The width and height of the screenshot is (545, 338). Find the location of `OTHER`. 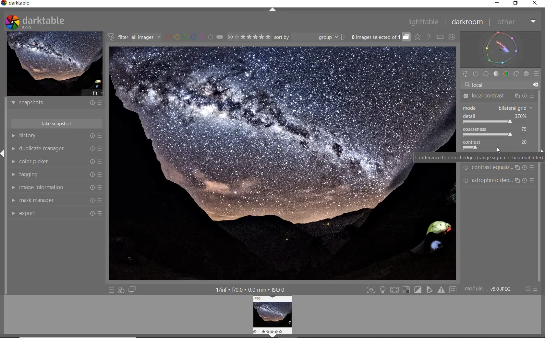

OTHER is located at coordinates (516, 22).